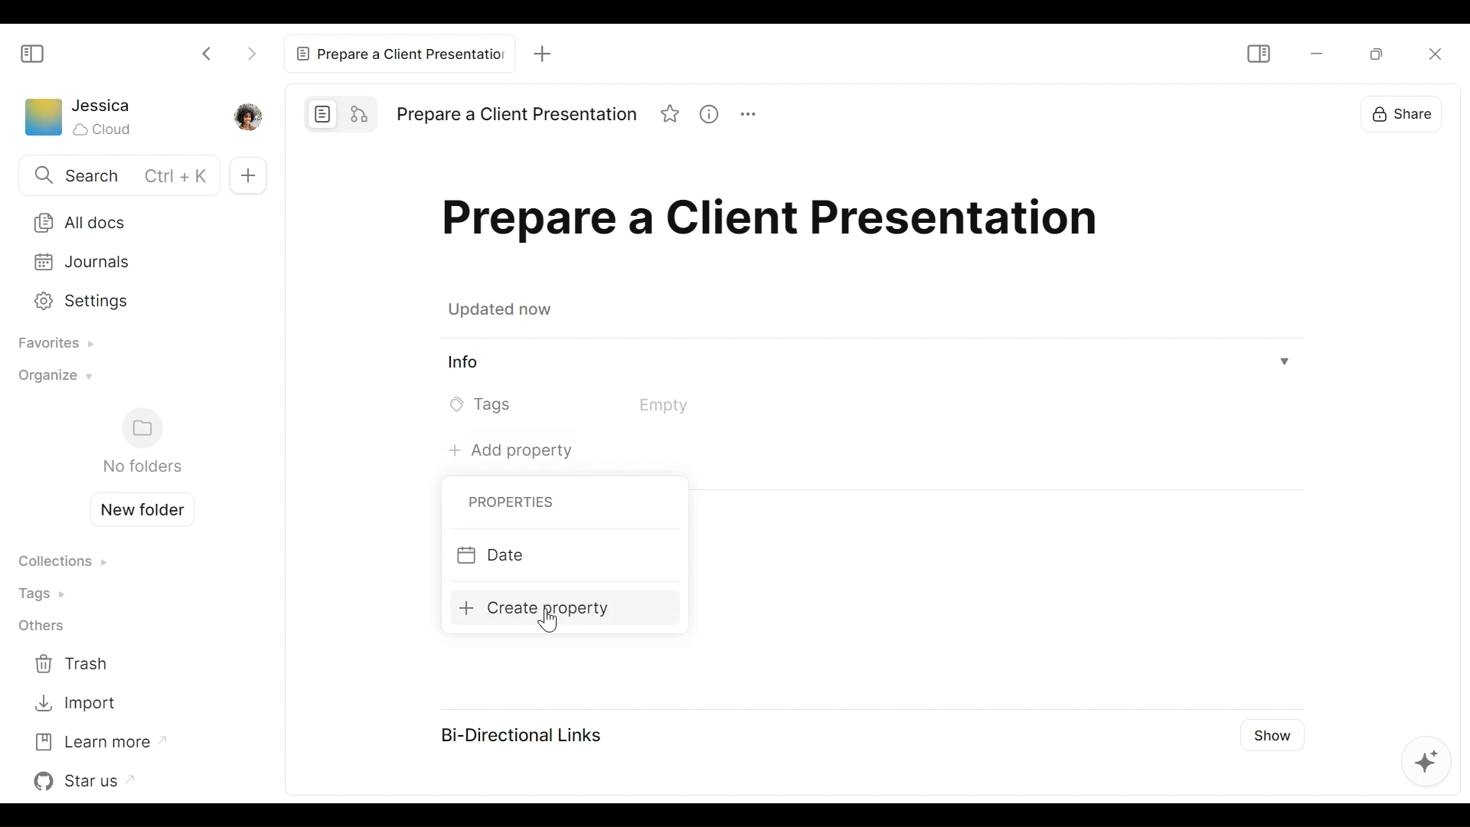 The width and height of the screenshot is (1470, 827). I want to click on Click to go back, so click(208, 52).